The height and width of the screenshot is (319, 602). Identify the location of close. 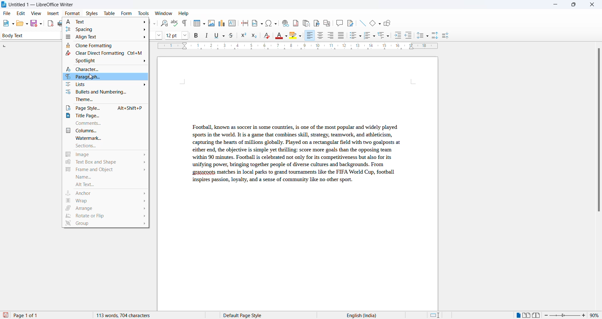
(594, 5).